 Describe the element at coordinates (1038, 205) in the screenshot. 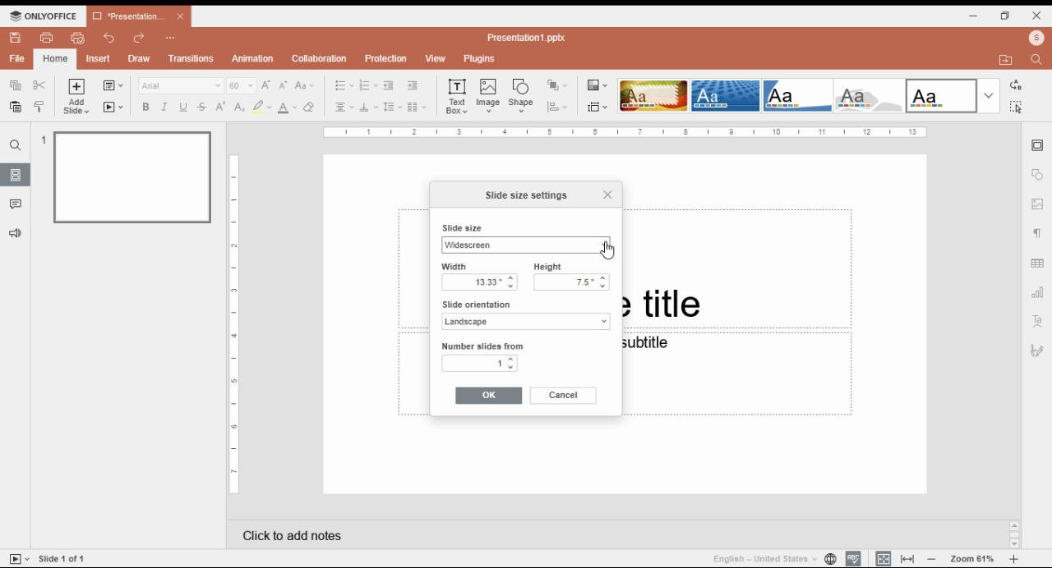

I see `image settings` at that location.